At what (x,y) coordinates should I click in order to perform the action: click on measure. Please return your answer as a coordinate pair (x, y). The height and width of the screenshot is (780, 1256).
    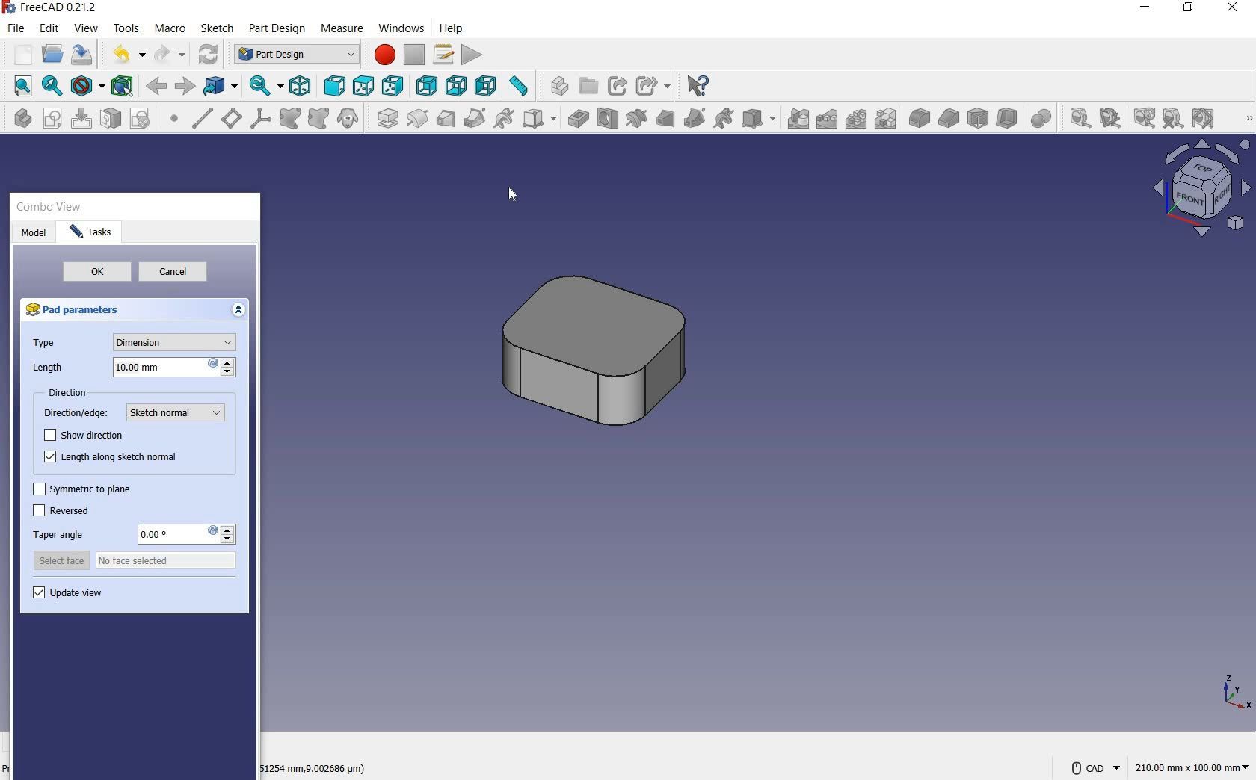
    Looking at the image, I should click on (1246, 119).